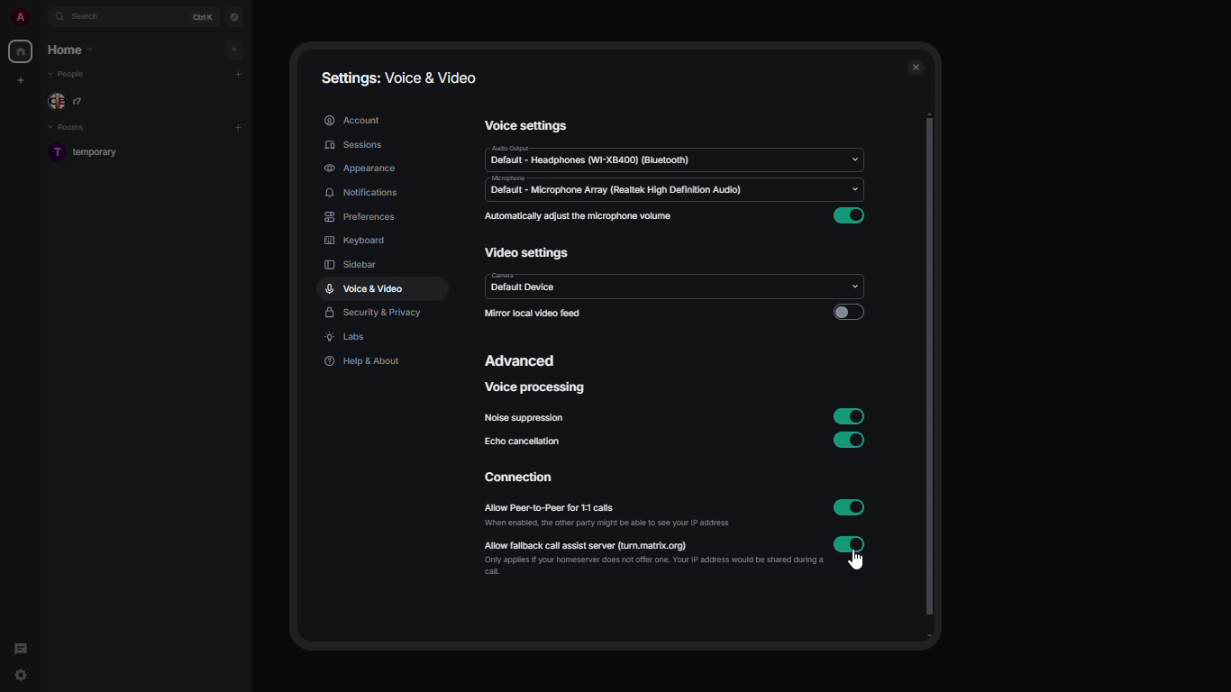  What do you see at coordinates (578, 215) in the screenshot?
I see `automatically adjust the microphone volume` at bounding box center [578, 215].